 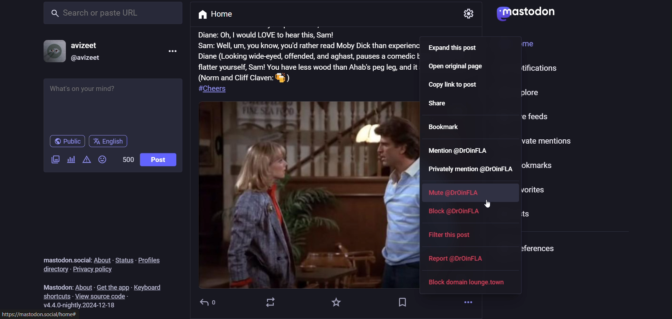 I want to click on filter this post, so click(x=455, y=237).